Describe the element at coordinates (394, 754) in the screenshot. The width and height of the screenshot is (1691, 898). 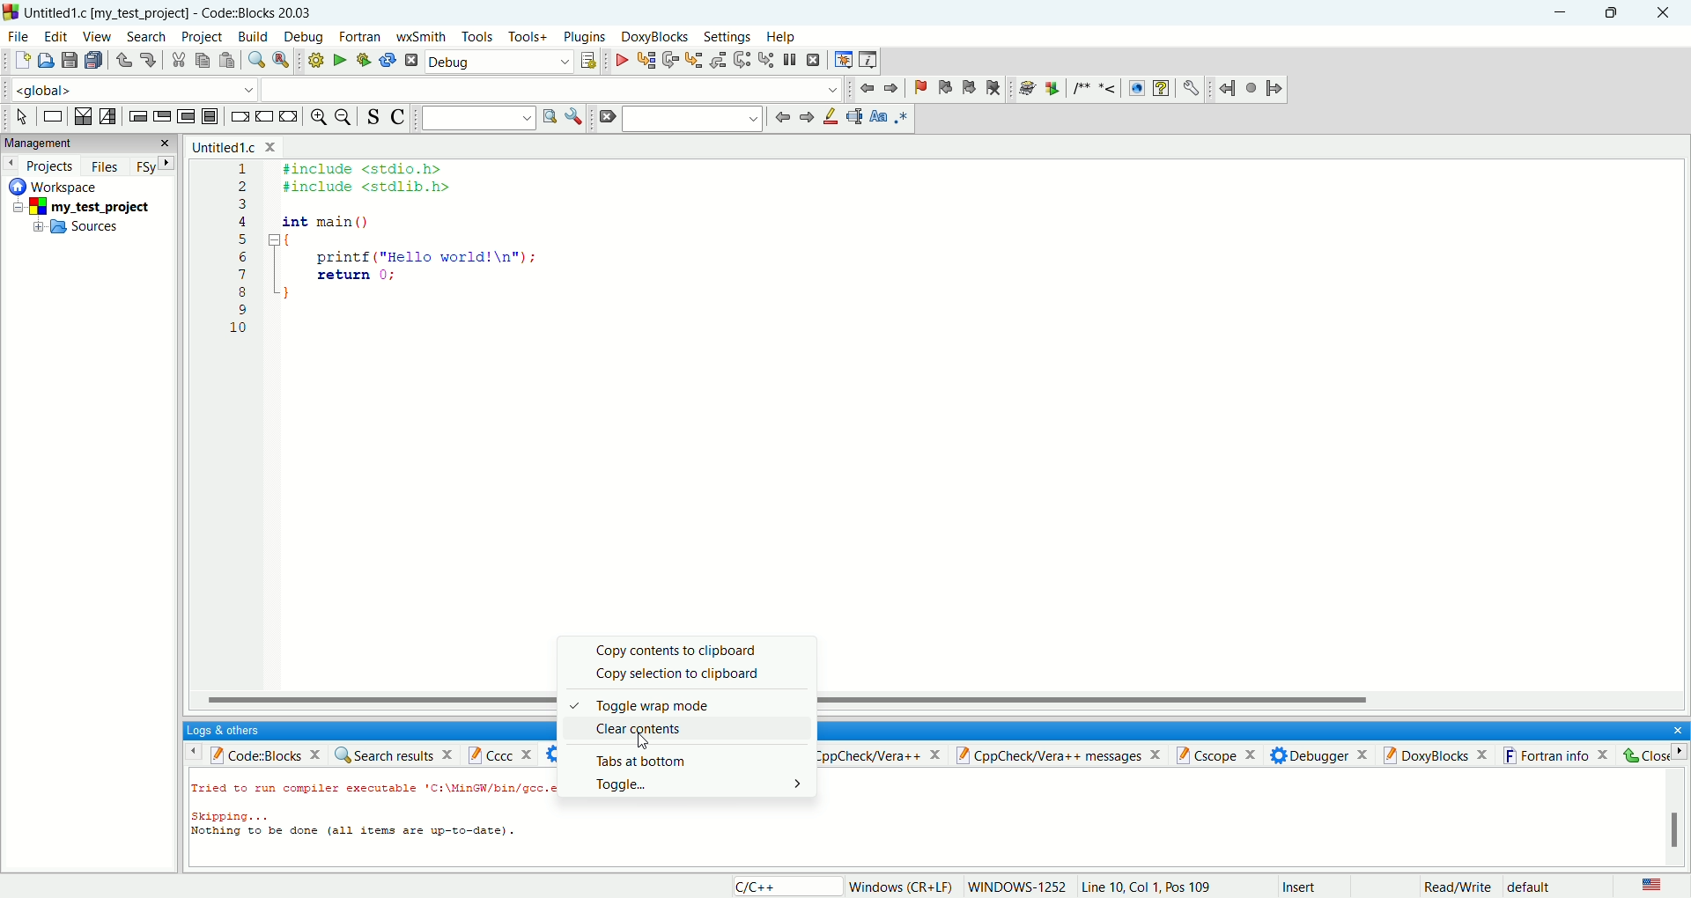
I see `search results` at that location.